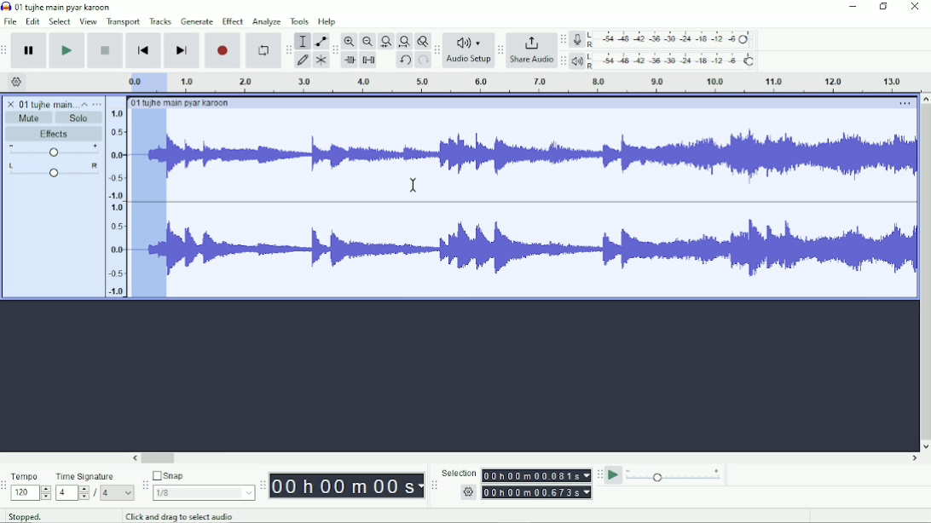 This screenshot has height=523, width=931. What do you see at coordinates (66, 7) in the screenshot?
I see `01 tujhe main pyar karoon` at bounding box center [66, 7].